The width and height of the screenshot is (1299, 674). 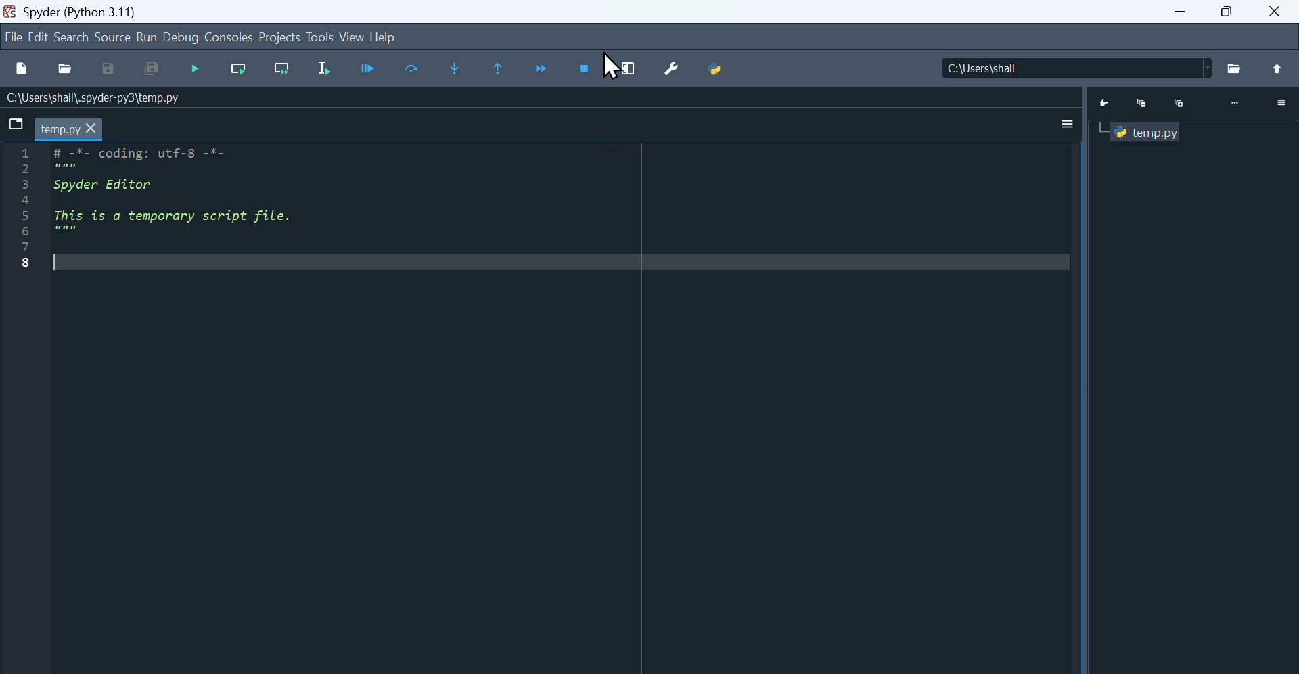 I want to click on temp.py, so click(x=1148, y=133).